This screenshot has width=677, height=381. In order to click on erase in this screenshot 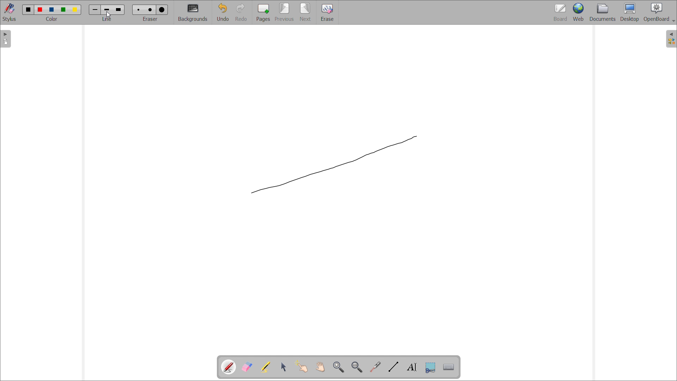, I will do `click(327, 12)`.